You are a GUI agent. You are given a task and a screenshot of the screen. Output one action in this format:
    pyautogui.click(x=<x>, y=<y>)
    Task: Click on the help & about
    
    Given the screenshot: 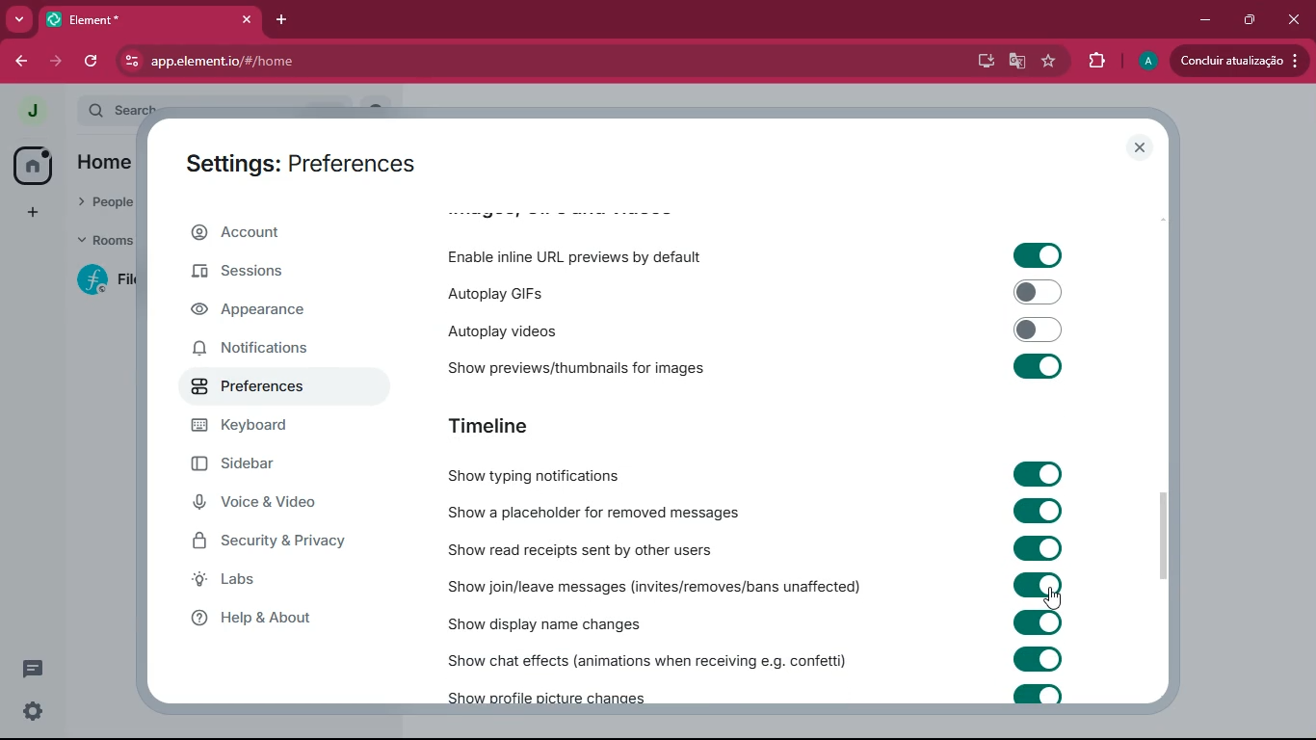 What is the action you would take?
    pyautogui.click(x=260, y=619)
    